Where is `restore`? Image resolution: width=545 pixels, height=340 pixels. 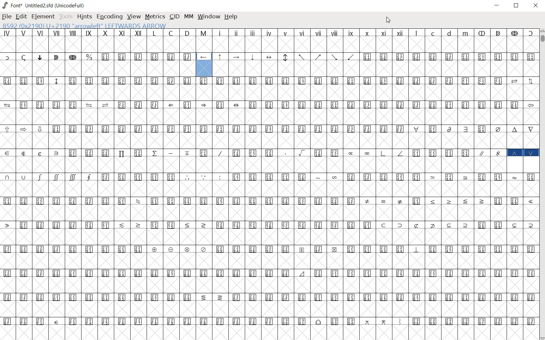
restore is located at coordinates (517, 5).